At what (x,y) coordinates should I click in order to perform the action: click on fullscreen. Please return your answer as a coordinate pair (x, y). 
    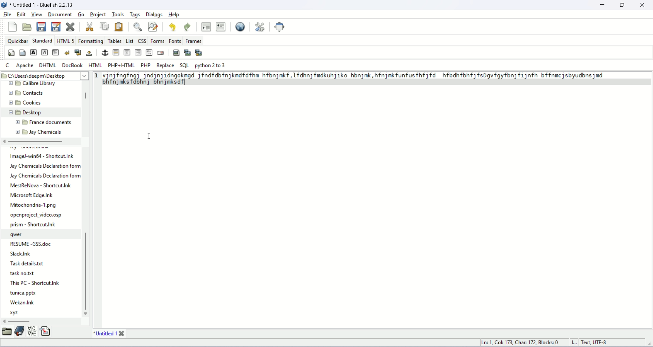
    Looking at the image, I should click on (280, 26).